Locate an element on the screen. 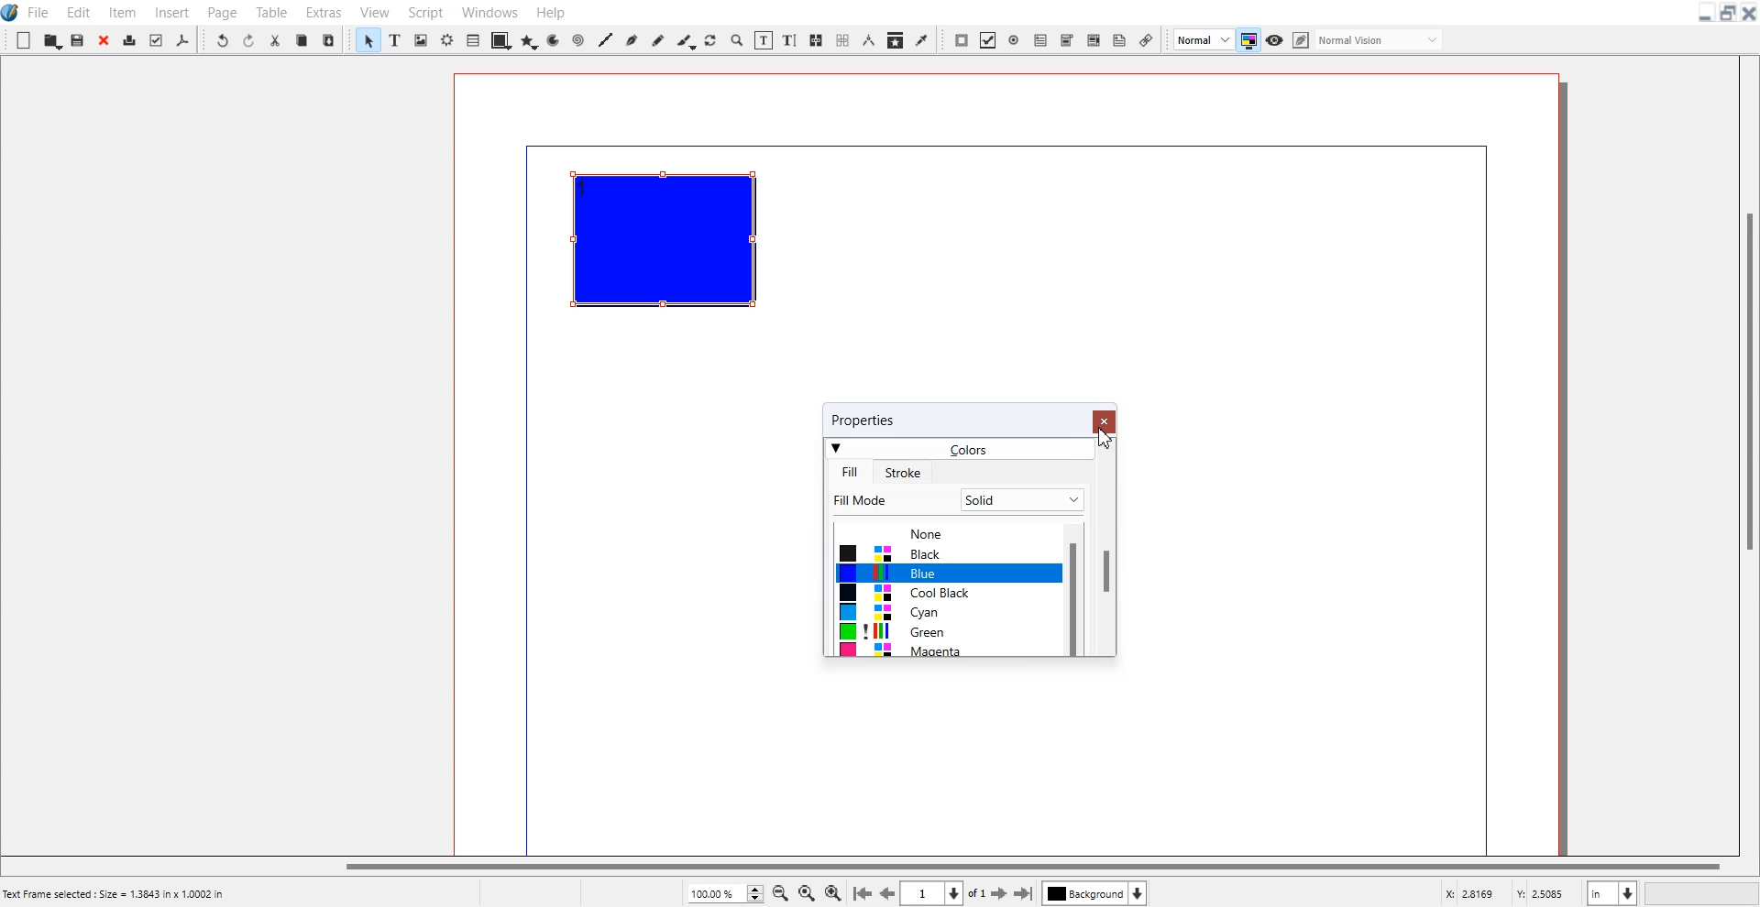  Select layer background is located at coordinates (1094, 893).